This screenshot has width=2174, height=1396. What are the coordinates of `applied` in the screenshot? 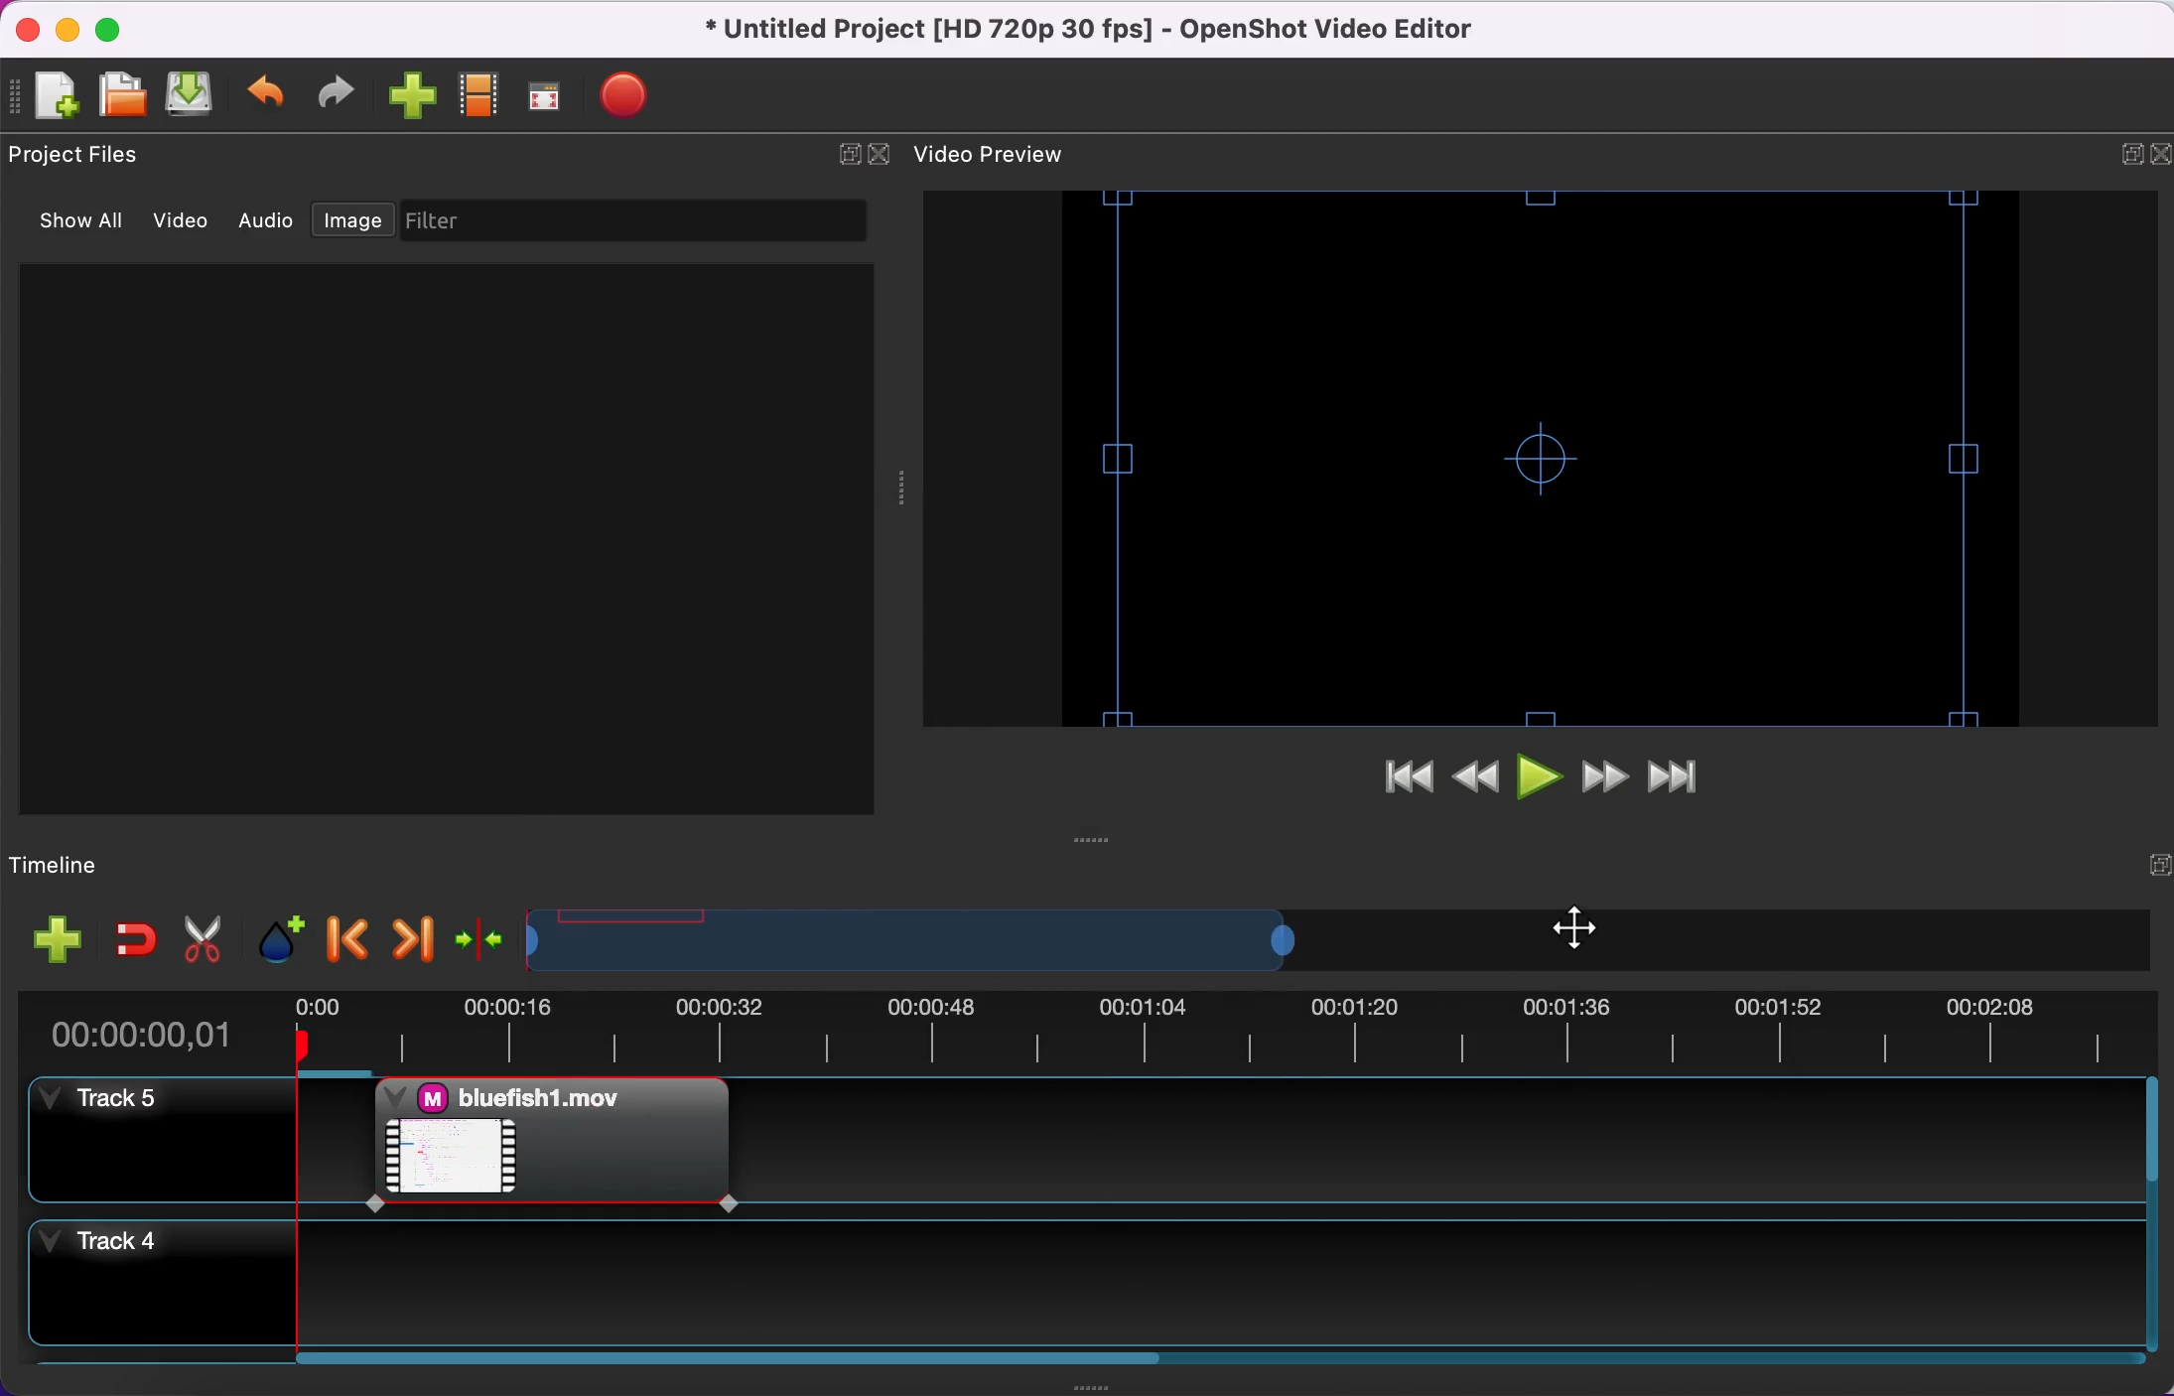 It's located at (1230, 1145).